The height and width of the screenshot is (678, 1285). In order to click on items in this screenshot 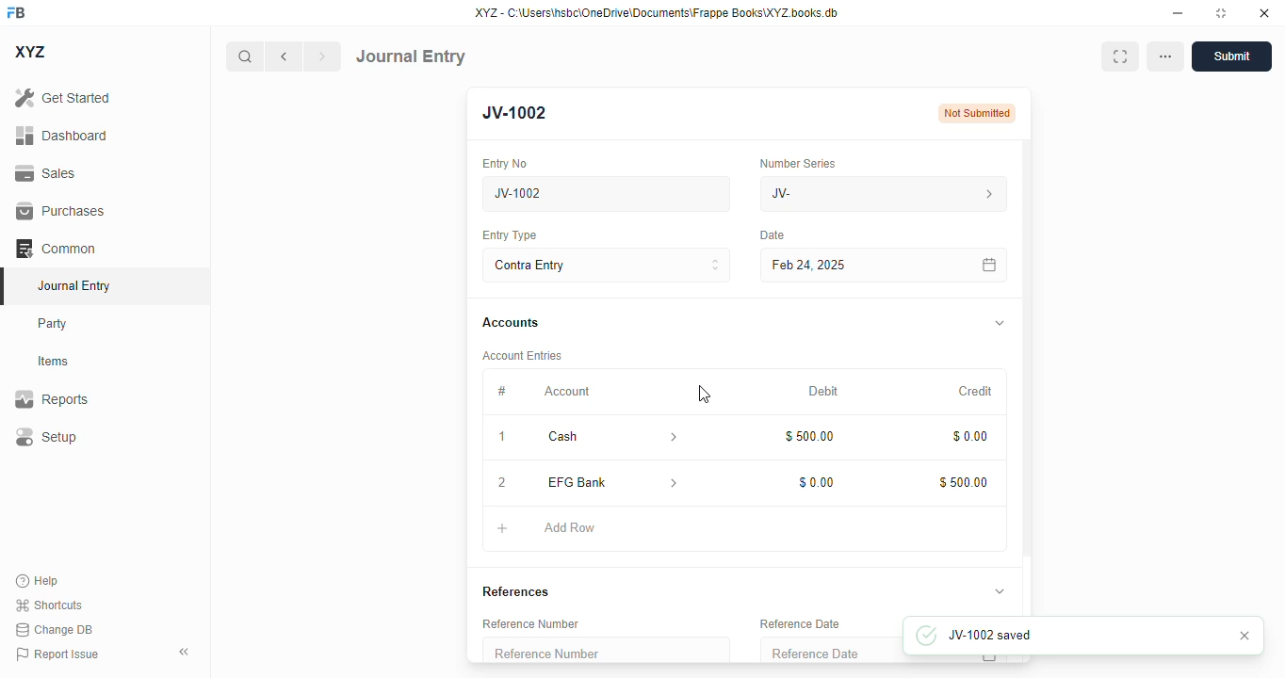, I will do `click(54, 362)`.